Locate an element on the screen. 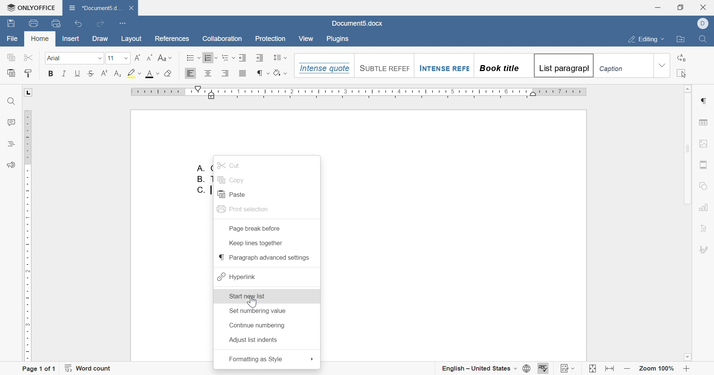 The height and width of the screenshot is (375, 714). Suntile reefef is located at coordinates (383, 67).